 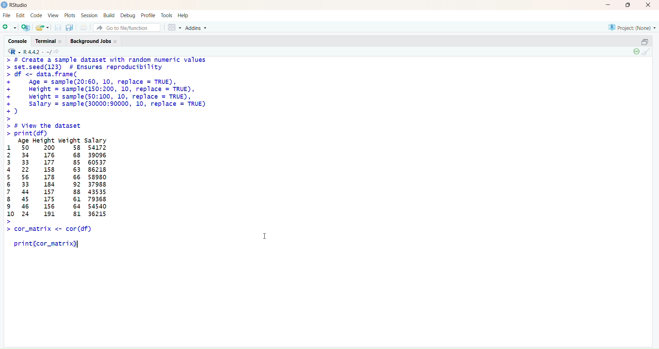 What do you see at coordinates (36, 16) in the screenshot?
I see `Code` at bounding box center [36, 16].